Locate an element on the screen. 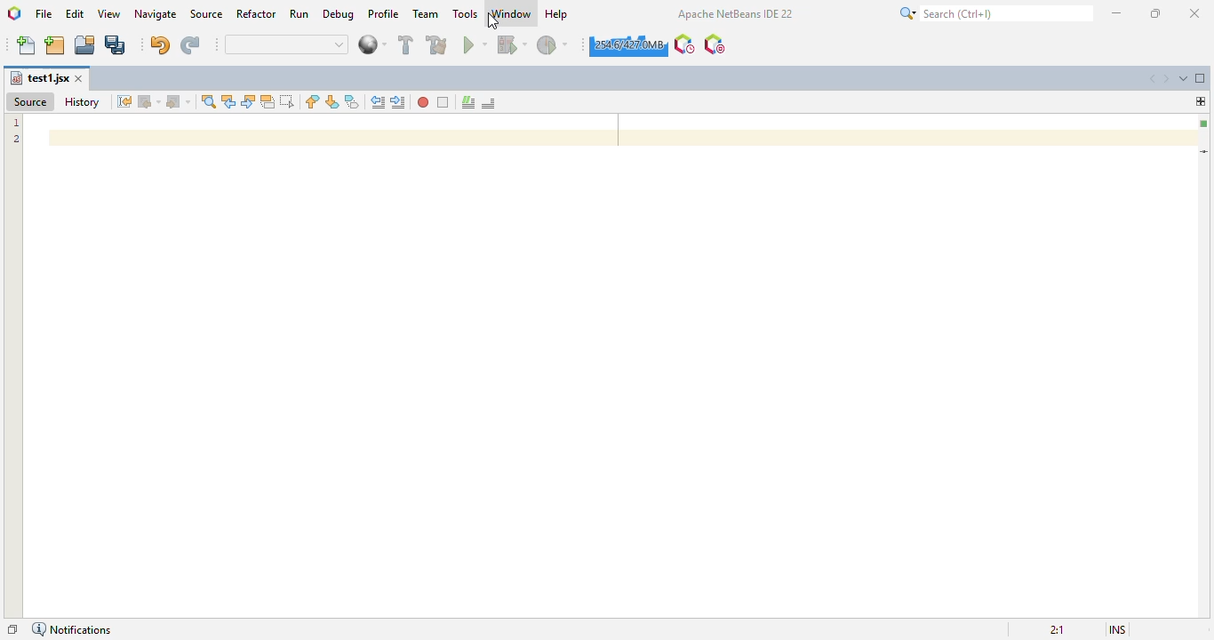 Image resolution: width=1214 pixels, height=640 pixels. current line is located at coordinates (1205, 151).